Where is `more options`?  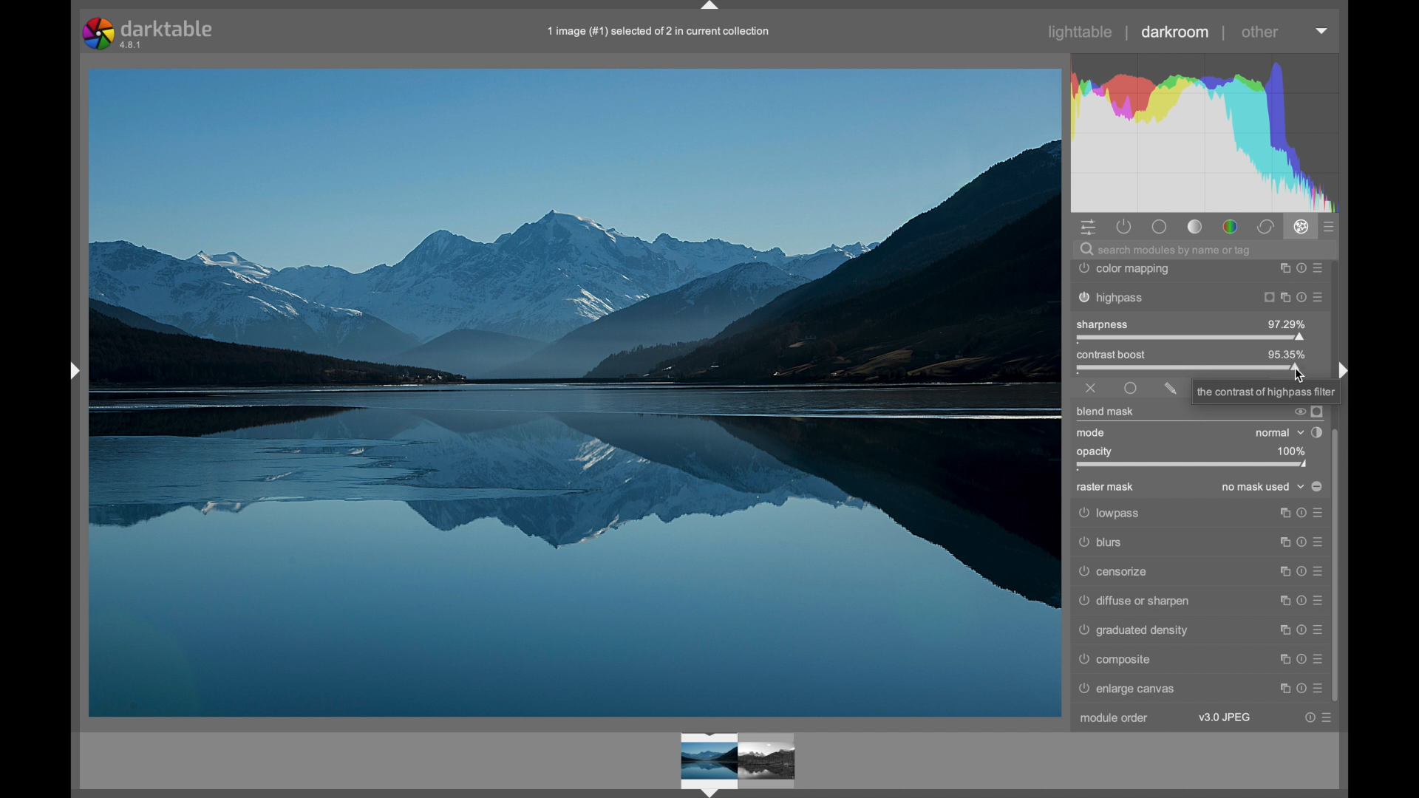 more options is located at coordinates (1301, 689).